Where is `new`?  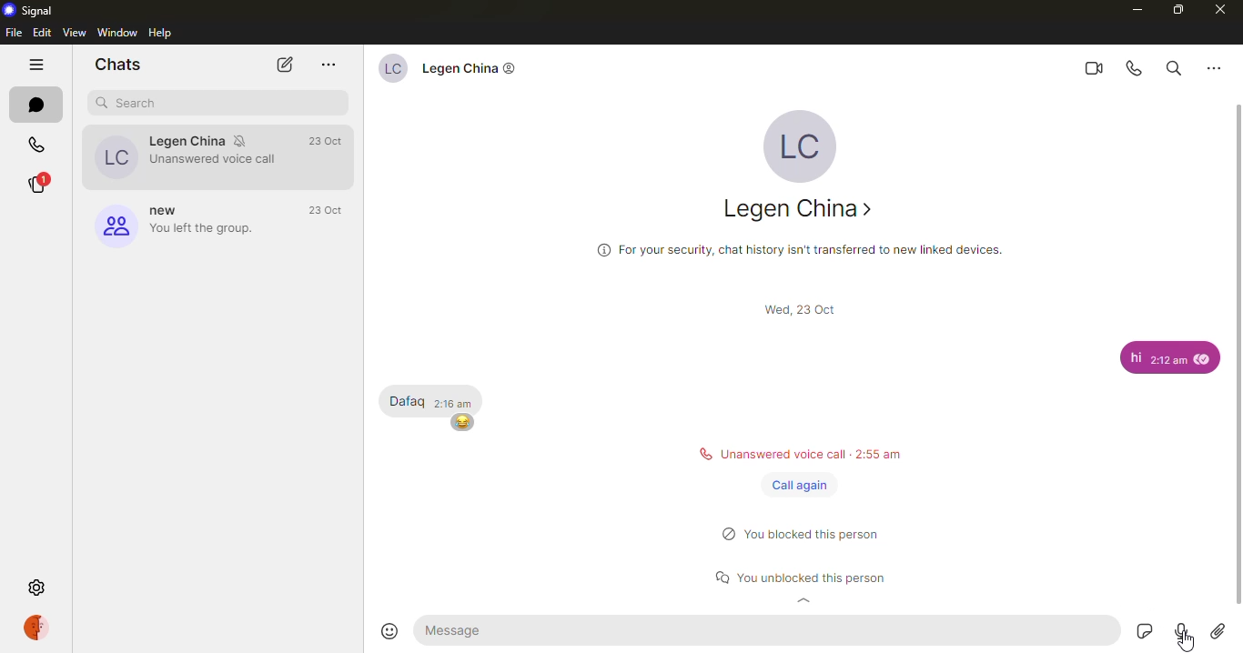 new is located at coordinates (168, 210).